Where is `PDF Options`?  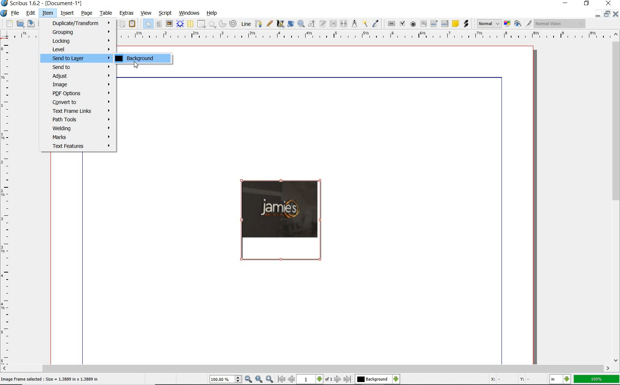 PDF Options is located at coordinates (78, 93).